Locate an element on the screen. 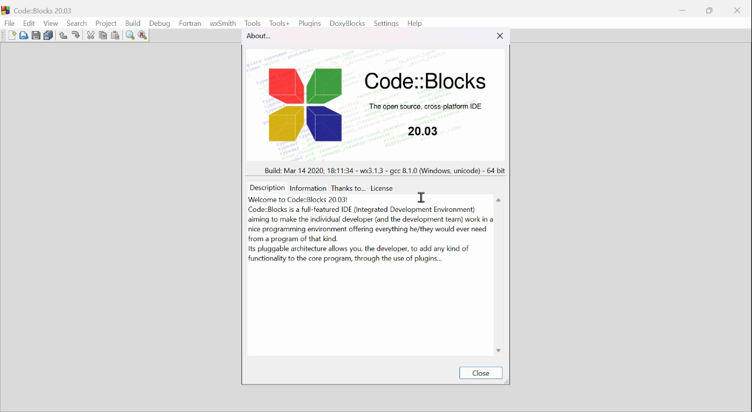 The image size is (752, 412). View is located at coordinates (52, 25).